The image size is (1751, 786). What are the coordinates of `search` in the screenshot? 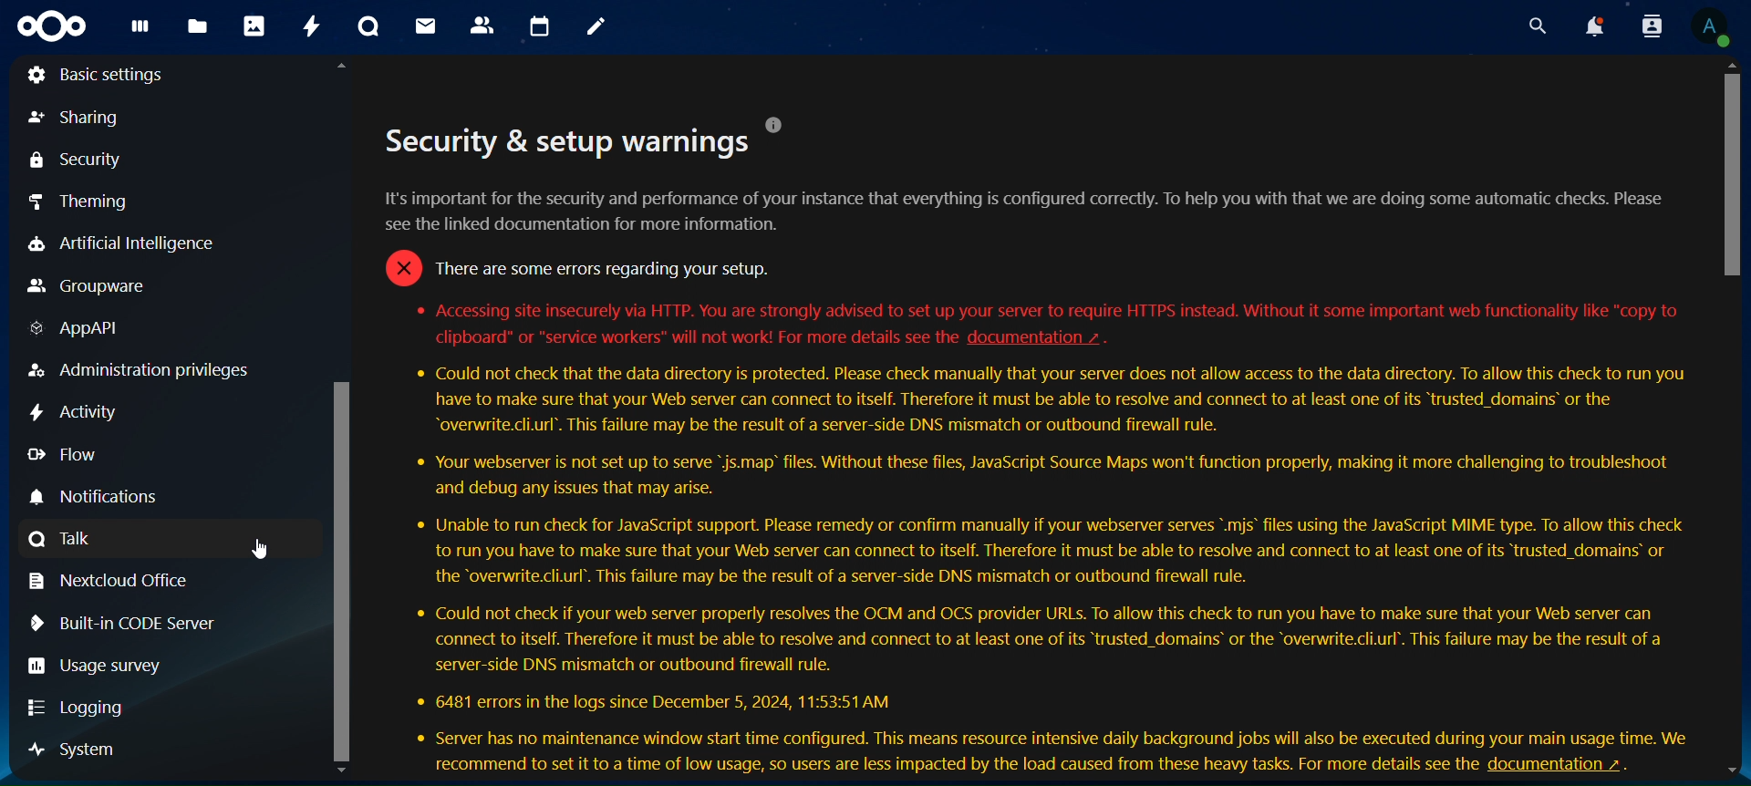 It's located at (1533, 27).